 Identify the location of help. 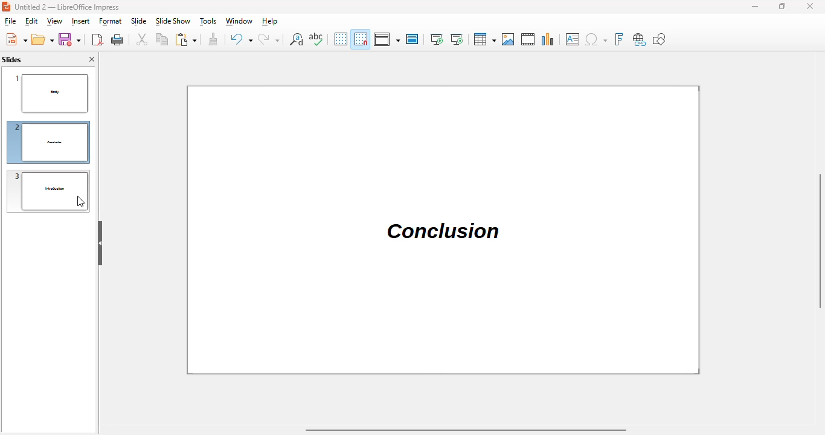
(269, 21).